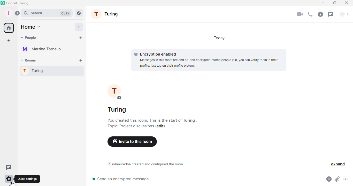  I want to click on Attachment, so click(337, 180).